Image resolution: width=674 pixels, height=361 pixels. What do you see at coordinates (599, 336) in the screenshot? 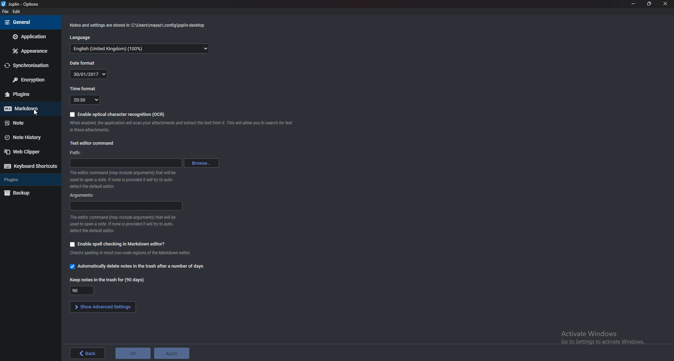
I see `Activate Windows
Go to Settings to activate Windows.` at bounding box center [599, 336].